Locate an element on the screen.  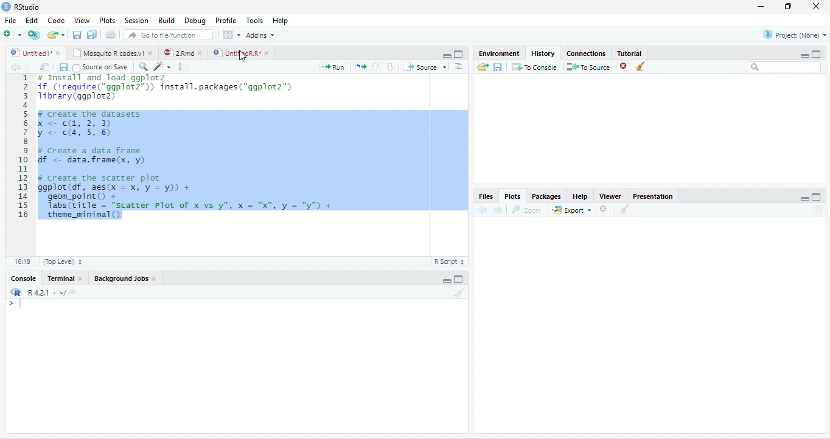
Refresh current plot is located at coordinates (818, 209).